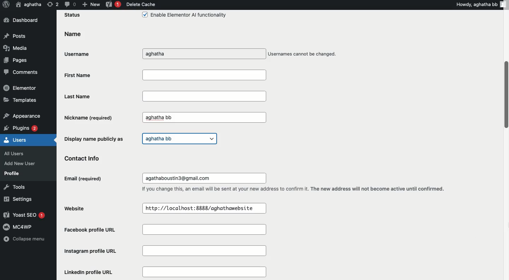  I want to click on Users, so click(16, 139).